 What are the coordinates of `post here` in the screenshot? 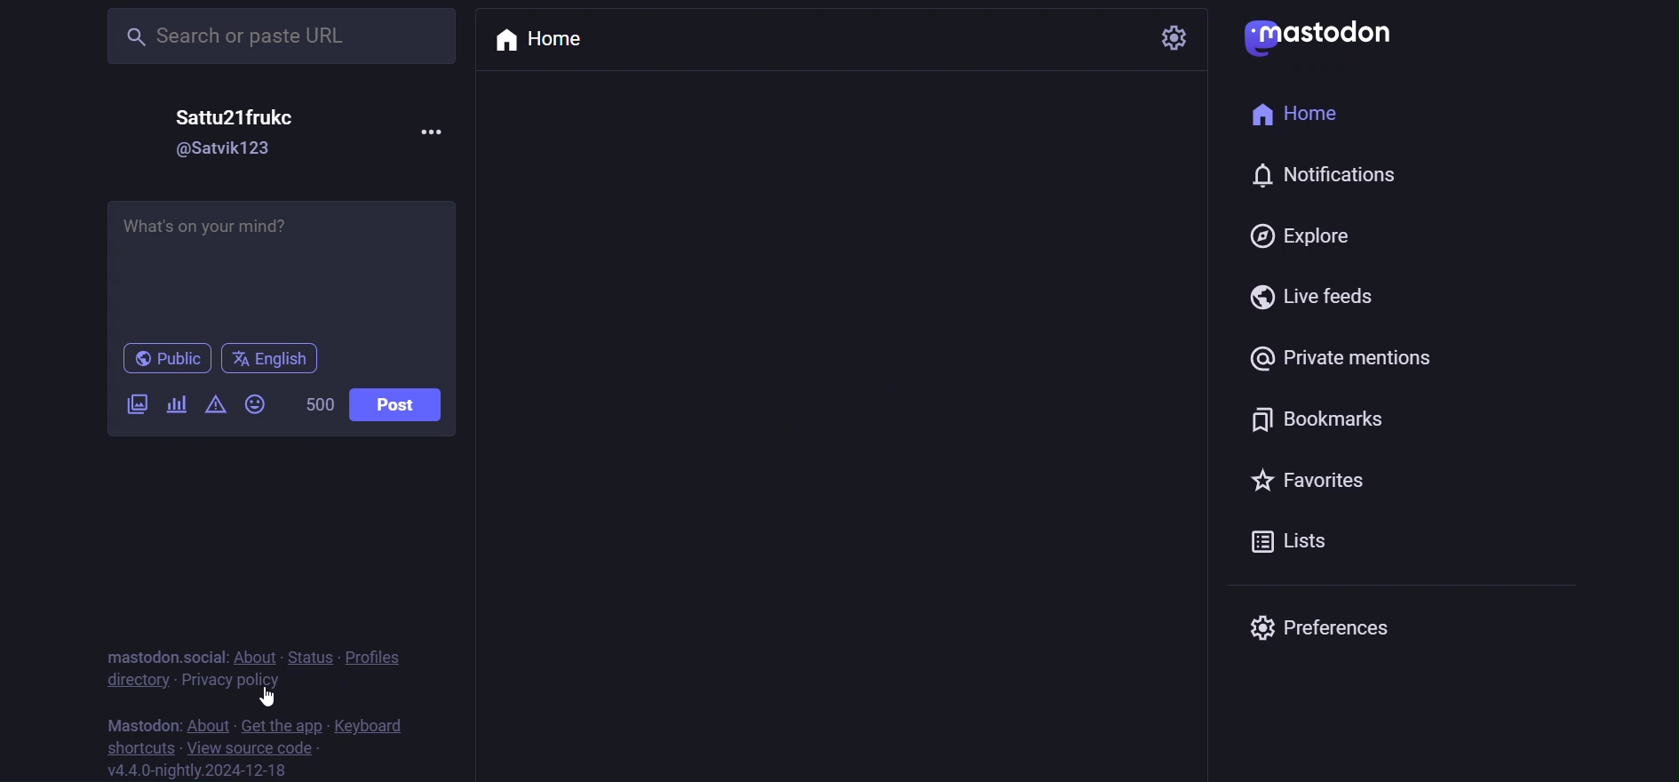 It's located at (289, 266).